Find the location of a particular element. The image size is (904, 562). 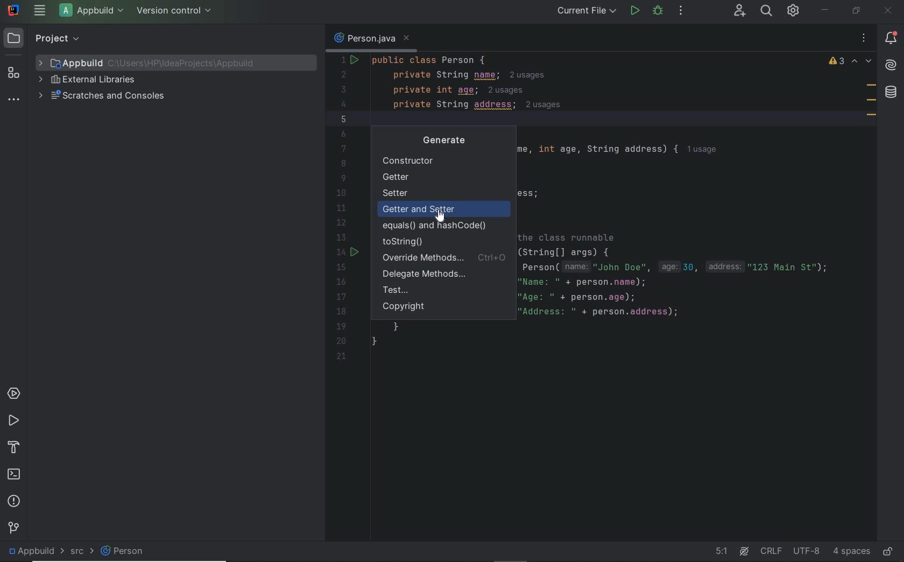

make file ready only is located at coordinates (890, 553).